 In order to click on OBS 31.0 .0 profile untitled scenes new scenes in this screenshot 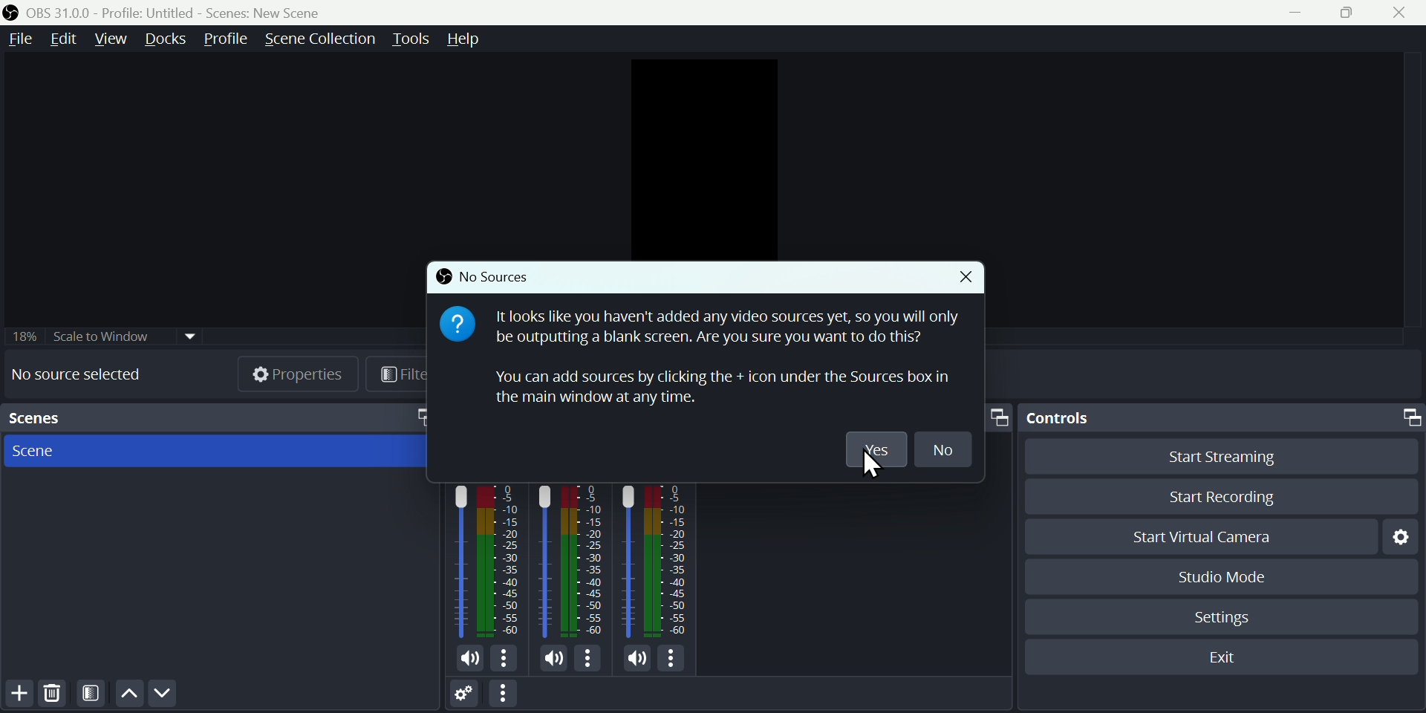, I will do `click(169, 13)`.